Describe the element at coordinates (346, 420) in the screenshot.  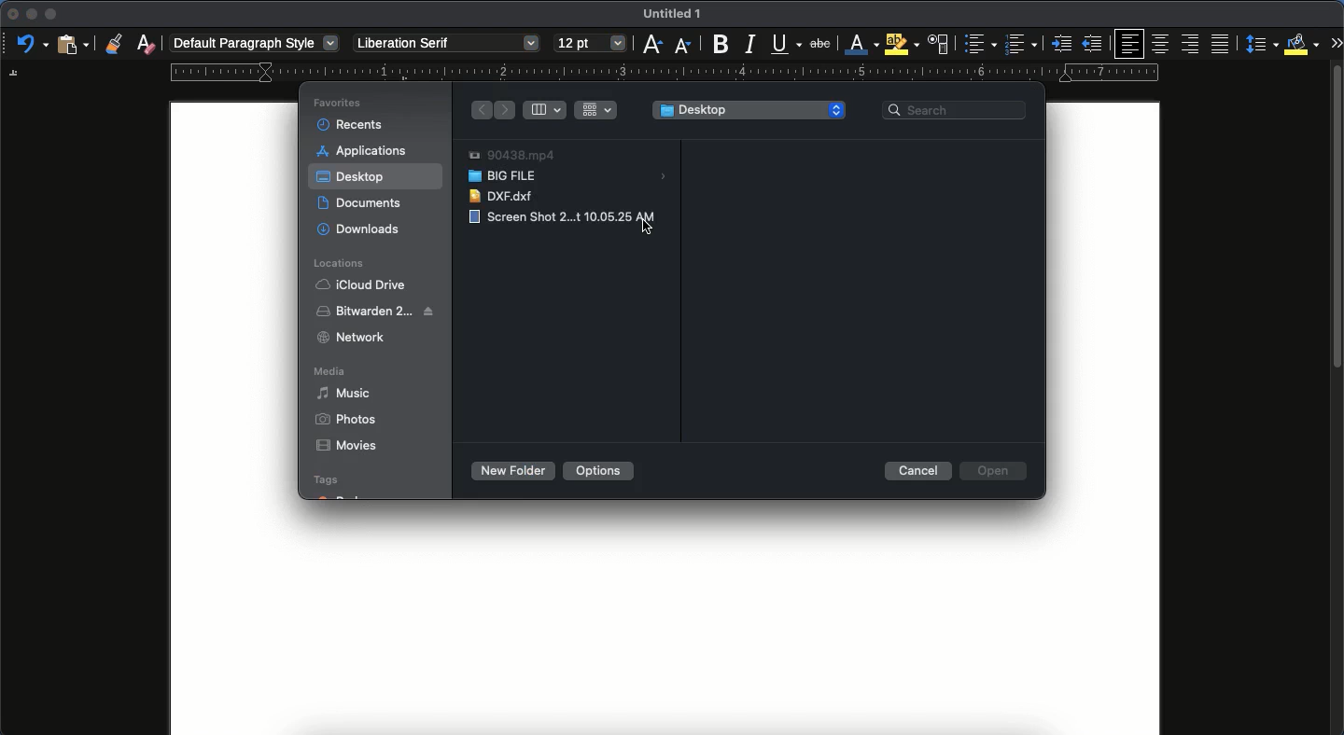
I see `photos` at that location.